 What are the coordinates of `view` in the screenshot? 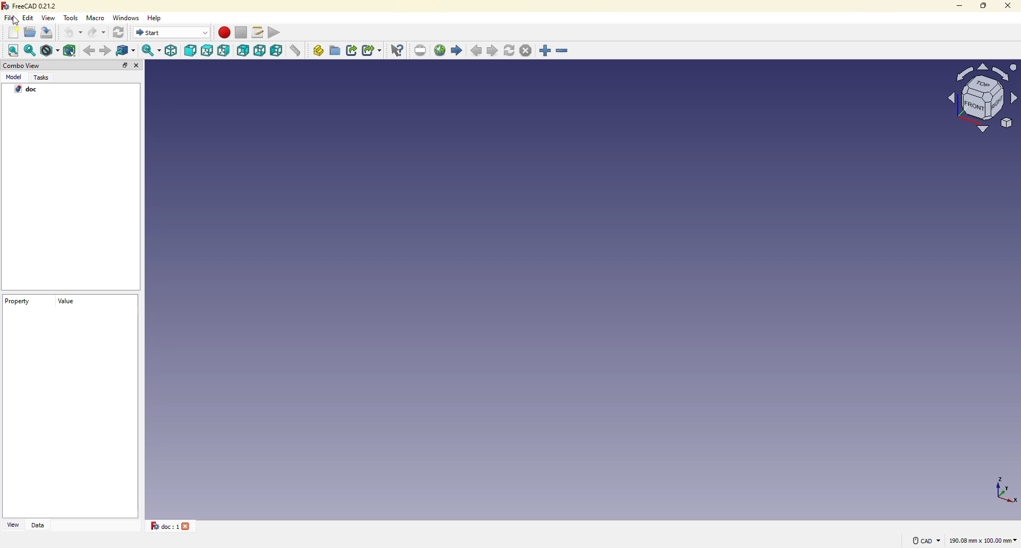 It's located at (49, 18).